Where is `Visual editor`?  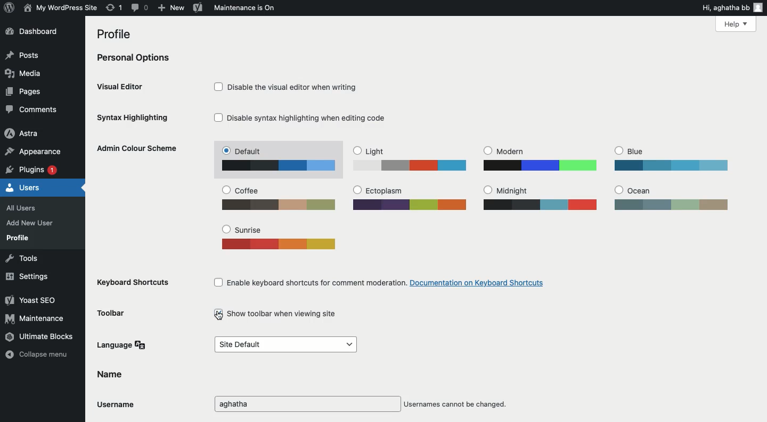 Visual editor is located at coordinates (125, 86).